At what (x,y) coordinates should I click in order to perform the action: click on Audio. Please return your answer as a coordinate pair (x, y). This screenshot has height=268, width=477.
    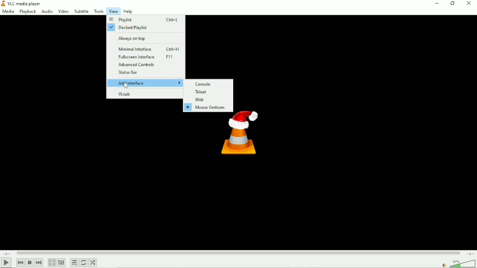
    Looking at the image, I should click on (47, 12).